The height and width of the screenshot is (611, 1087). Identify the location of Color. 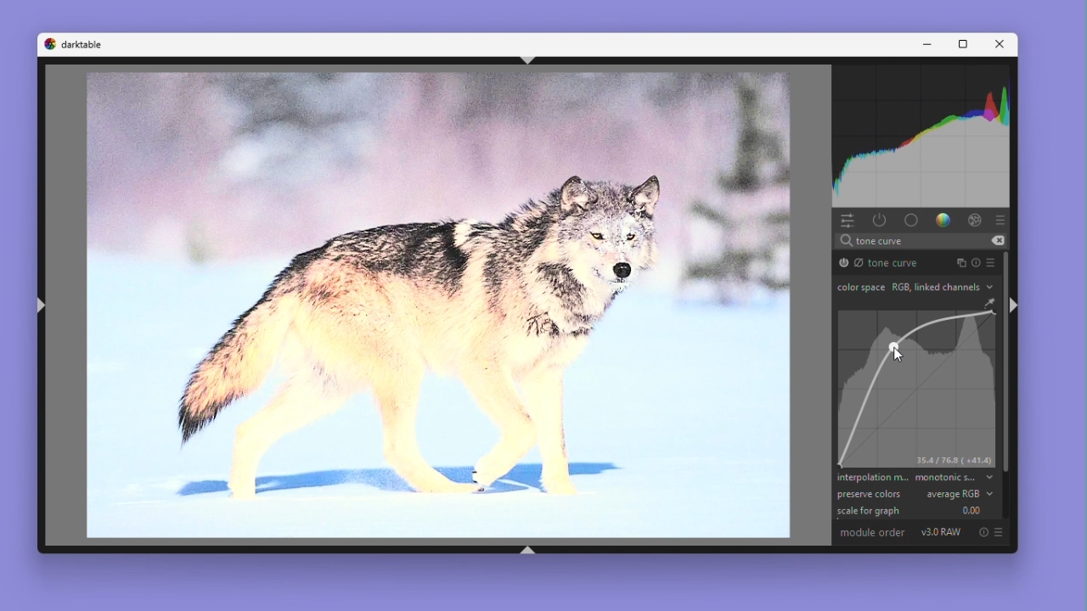
(943, 221).